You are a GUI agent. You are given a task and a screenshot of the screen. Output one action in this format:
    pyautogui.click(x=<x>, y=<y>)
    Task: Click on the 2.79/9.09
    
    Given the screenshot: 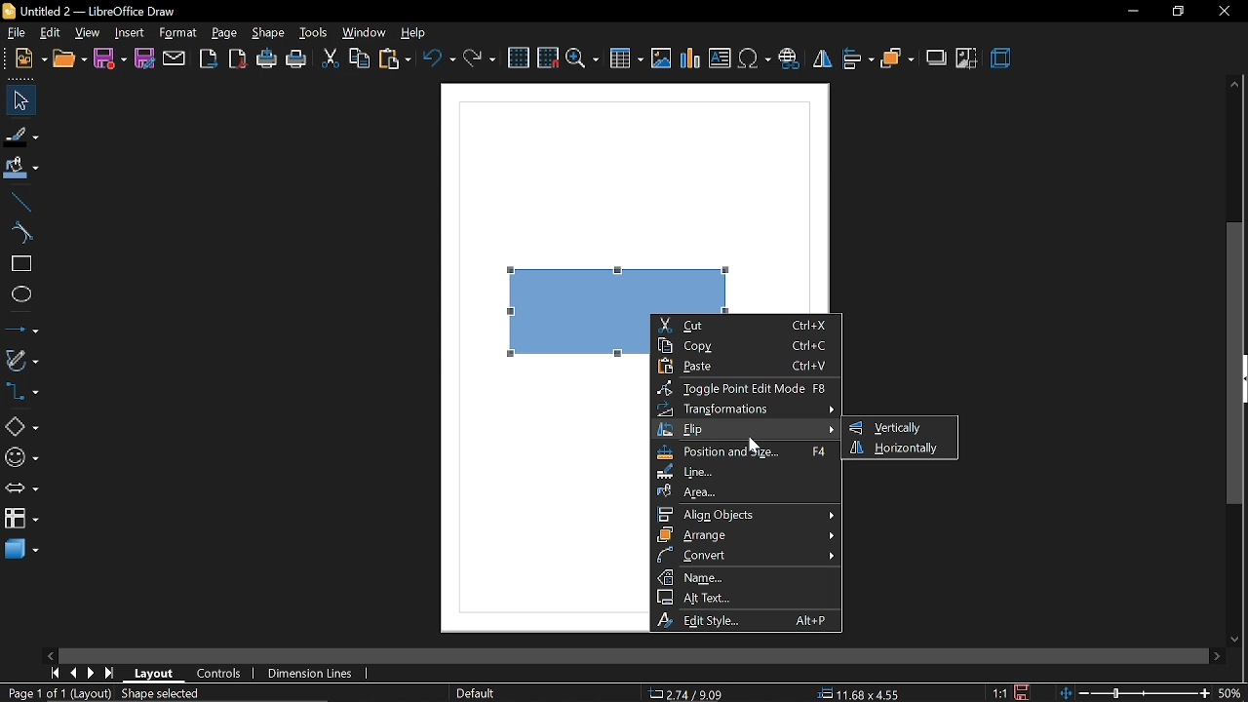 What is the action you would take?
    pyautogui.click(x=689, y=695)
    